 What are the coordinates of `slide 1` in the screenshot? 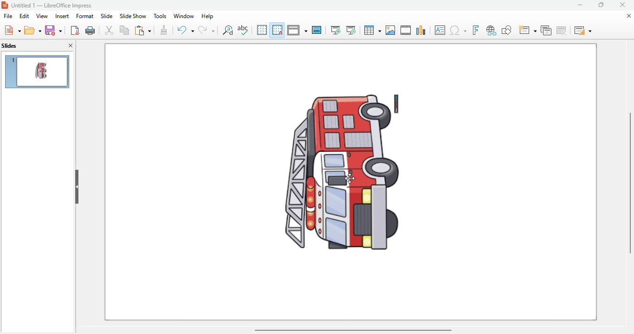 It's located at (37, 71).